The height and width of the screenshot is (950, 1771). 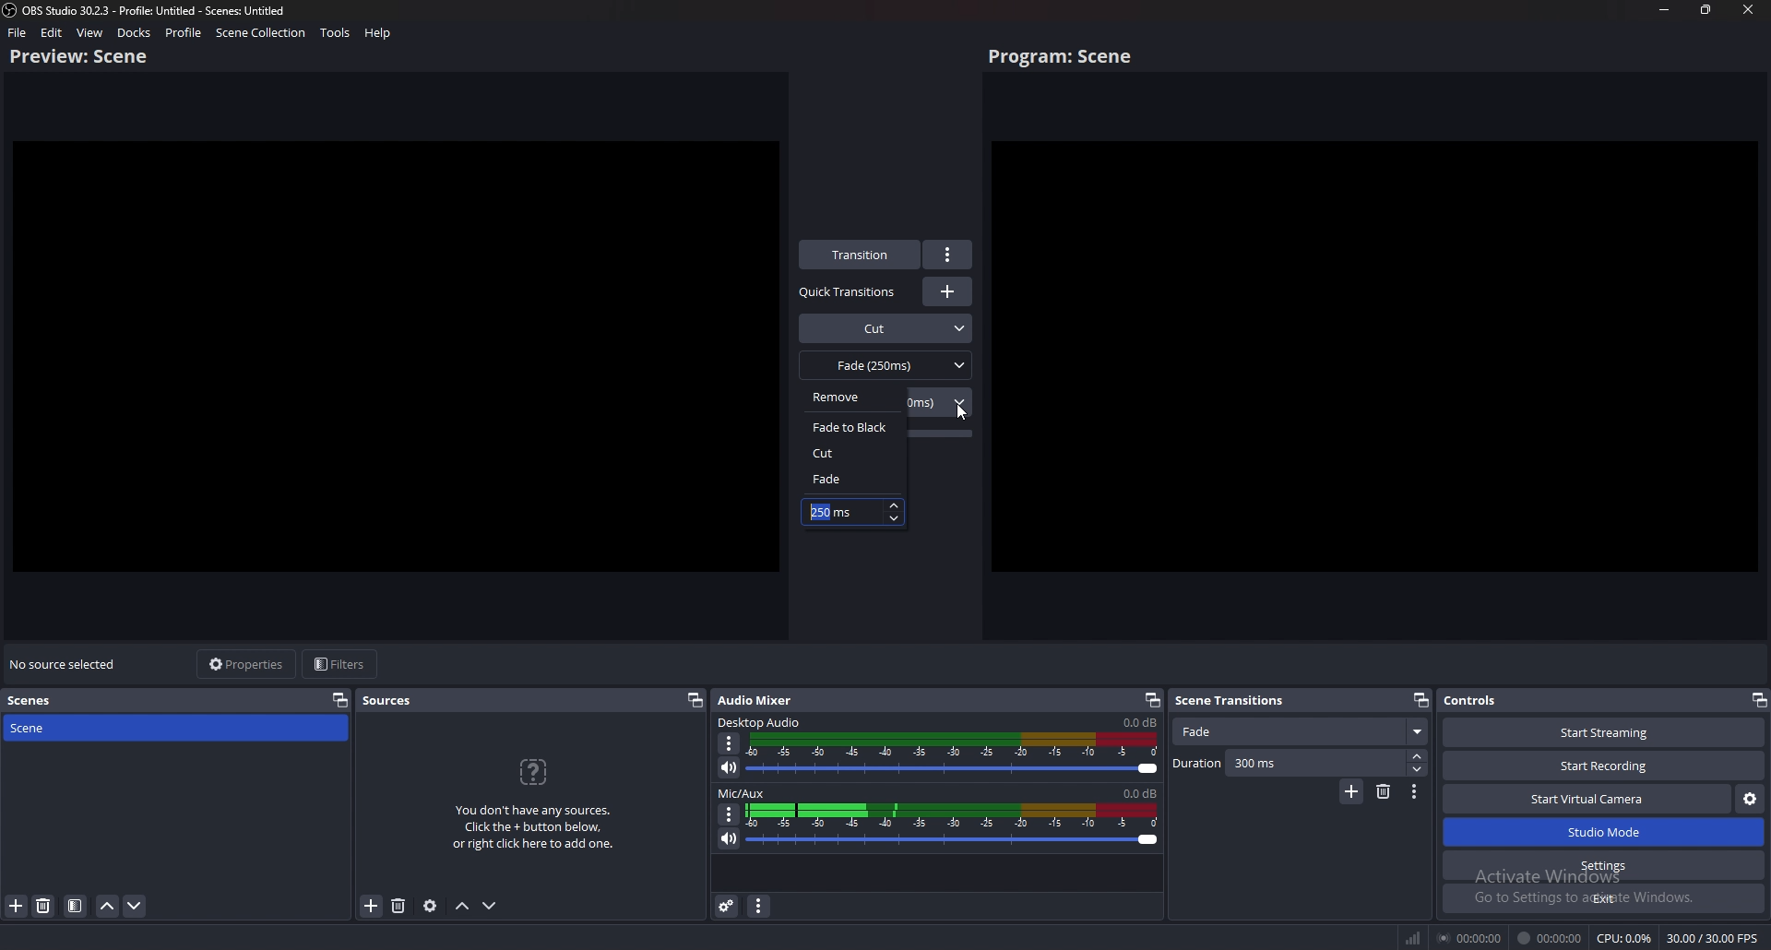 I want to click on transition, so click(x=862, y=255).